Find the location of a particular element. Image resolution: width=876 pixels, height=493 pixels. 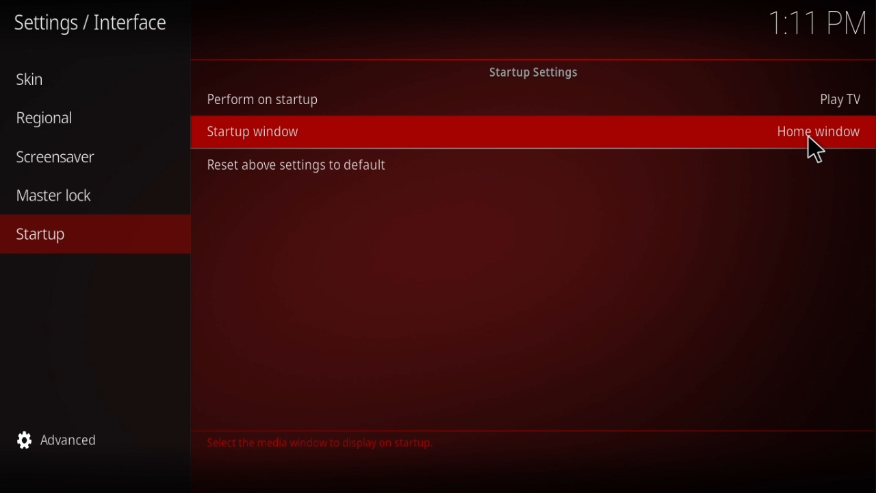

screensaver is located at coordinates (55, 154).